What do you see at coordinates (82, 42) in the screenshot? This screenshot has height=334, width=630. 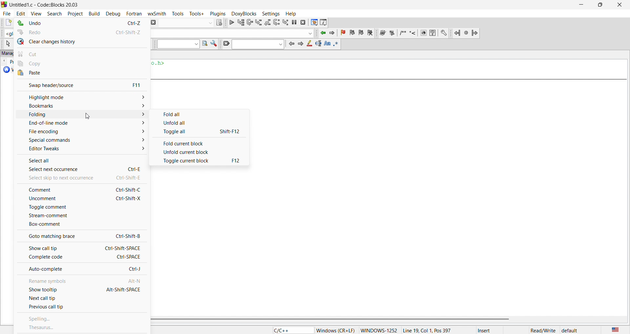 I see `clear changes history` at bounding box center [82, 42].